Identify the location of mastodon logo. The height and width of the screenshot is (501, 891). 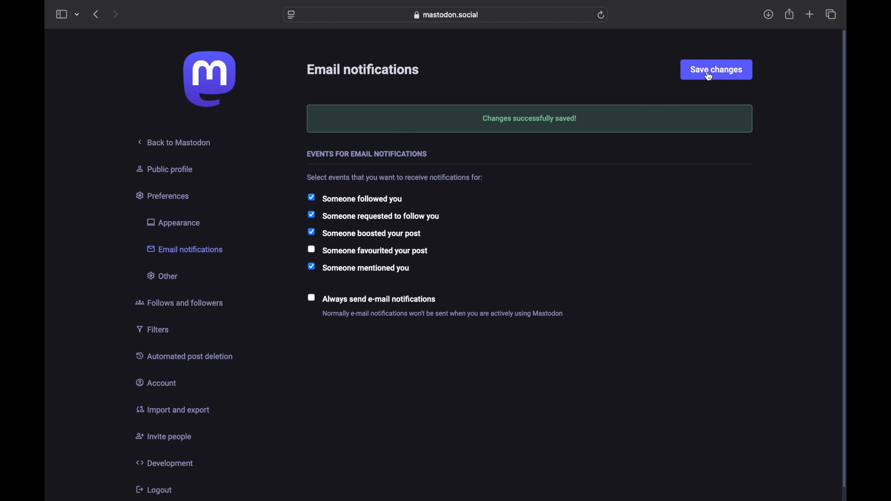
(209, 79).